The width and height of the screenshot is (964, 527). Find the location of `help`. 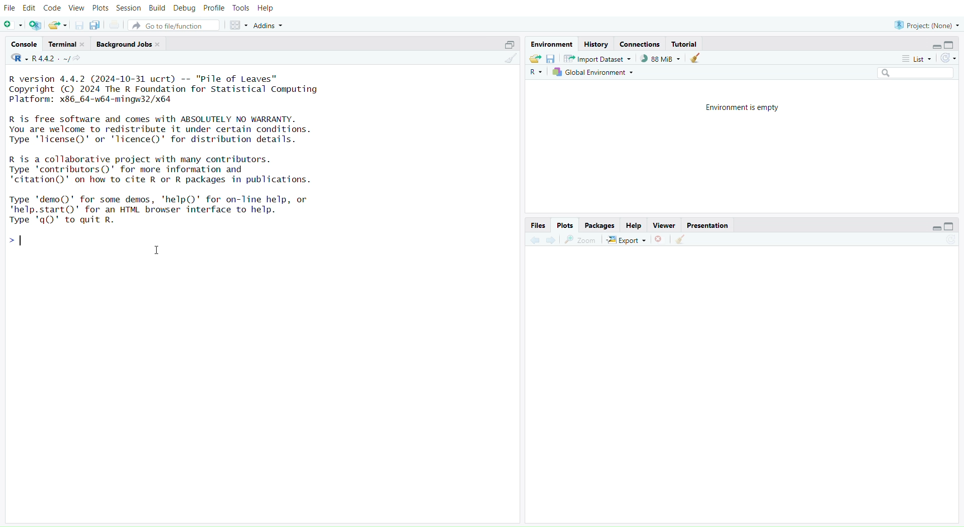

help is located at coordinates (634, 224).